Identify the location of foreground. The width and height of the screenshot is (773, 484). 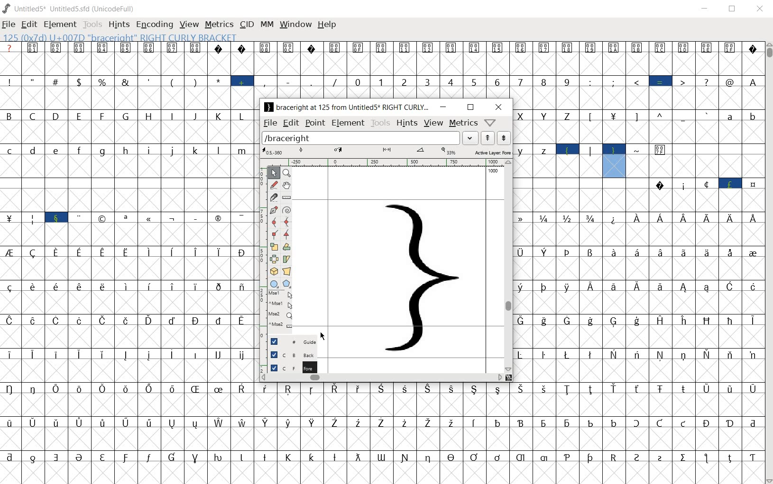
(288, 367).